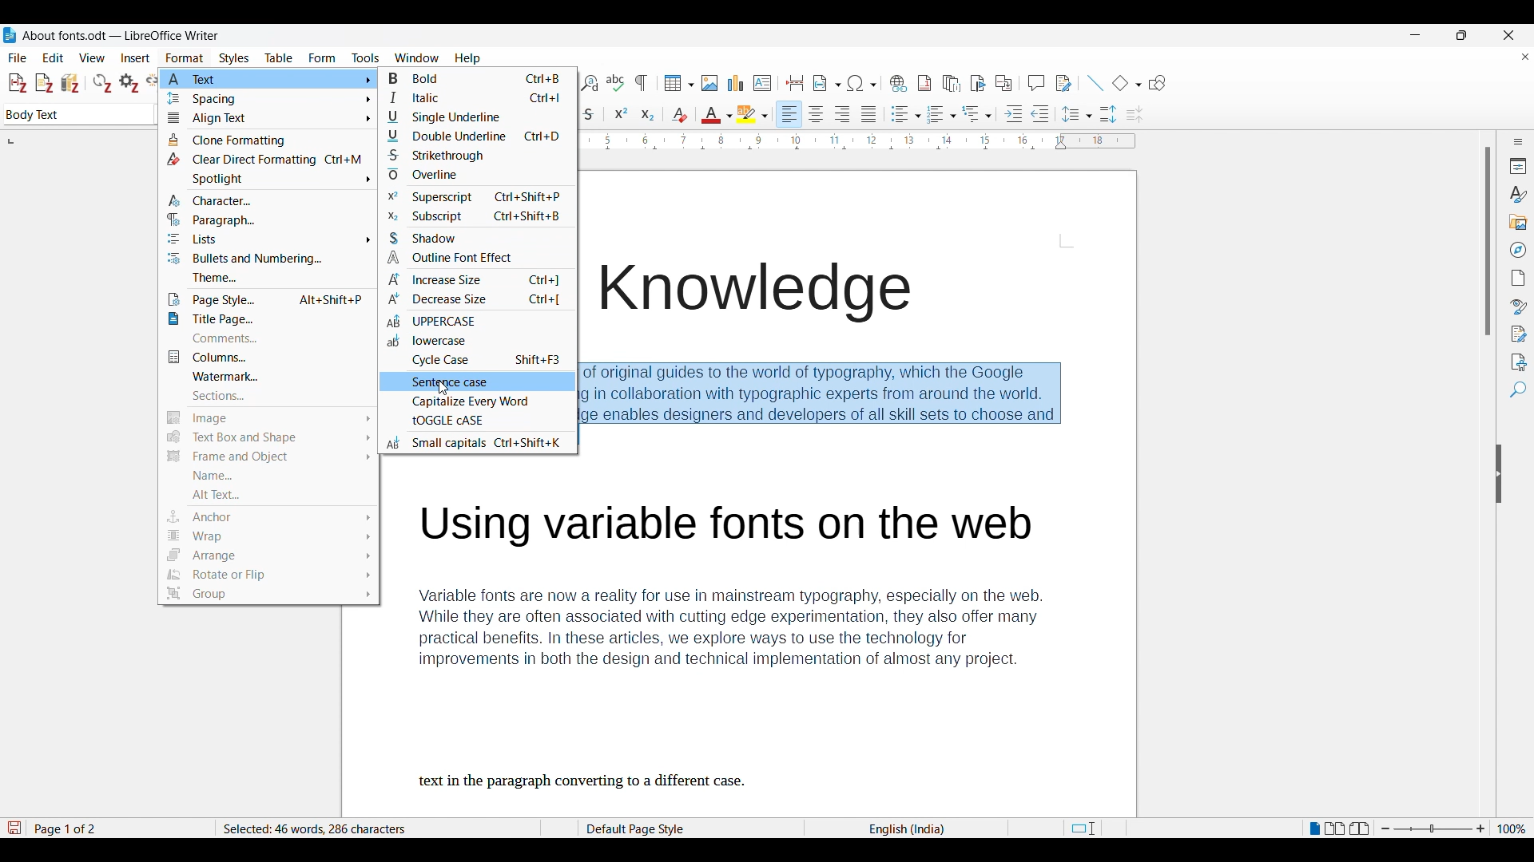 This screenshot has width=1534, height=862. I want to click on Insert footnote, so click(924, 83).